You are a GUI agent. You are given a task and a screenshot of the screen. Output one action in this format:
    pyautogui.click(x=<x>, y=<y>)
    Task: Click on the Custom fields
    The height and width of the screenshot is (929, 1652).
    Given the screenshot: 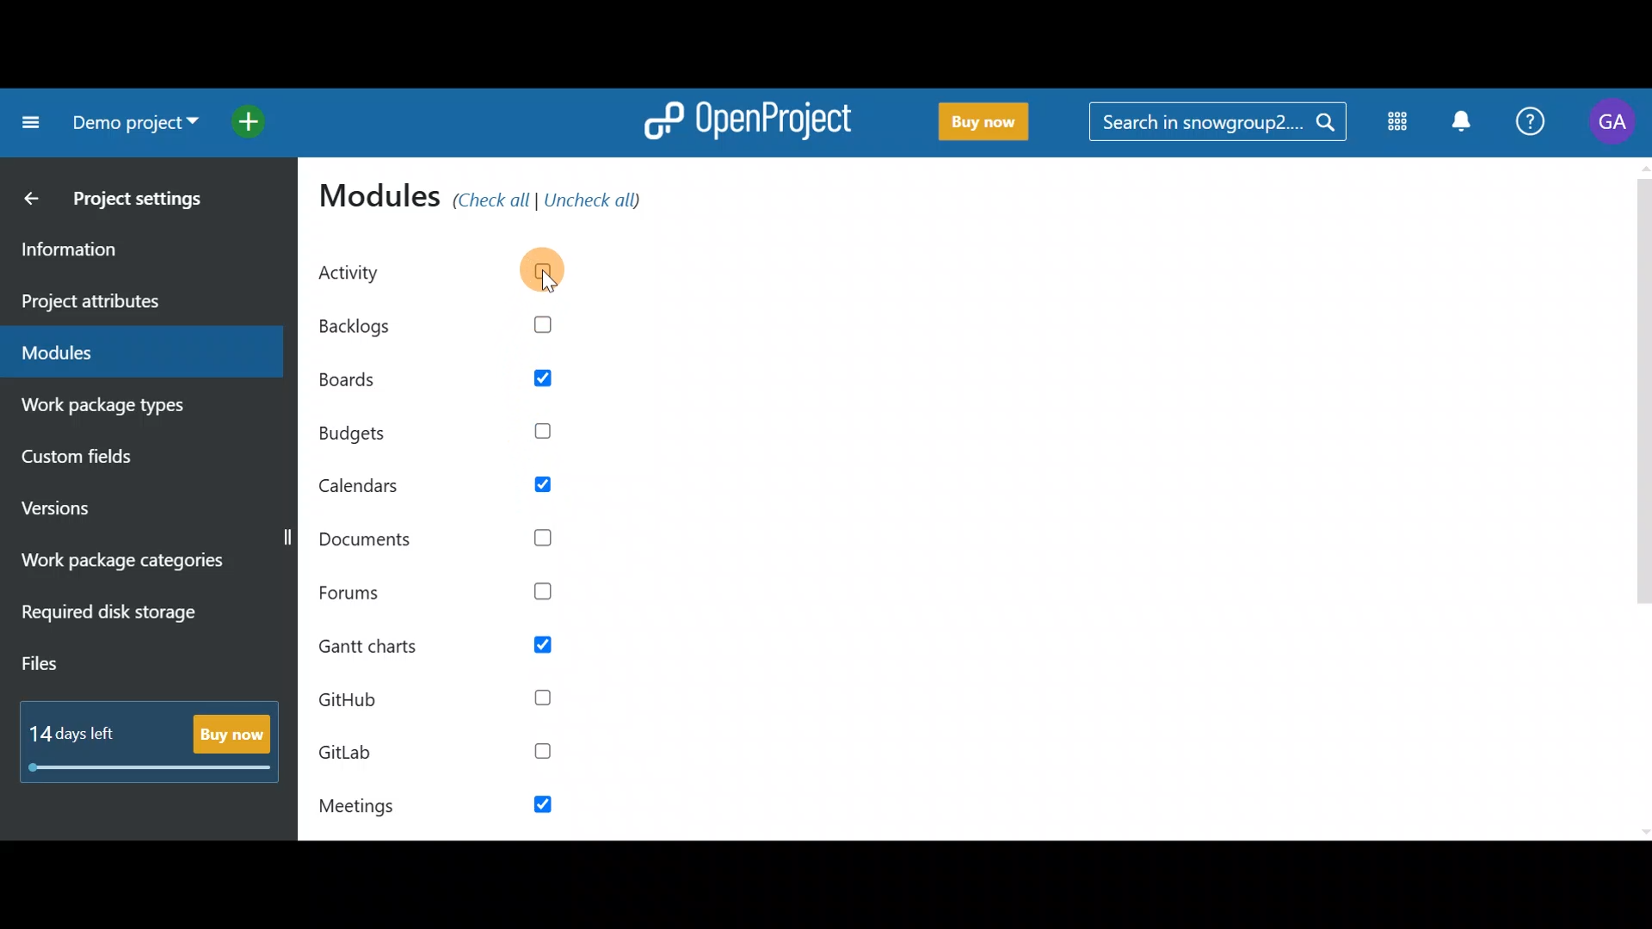 What is the action you would take?
    pyautogui.click(x=115, y=462)
    